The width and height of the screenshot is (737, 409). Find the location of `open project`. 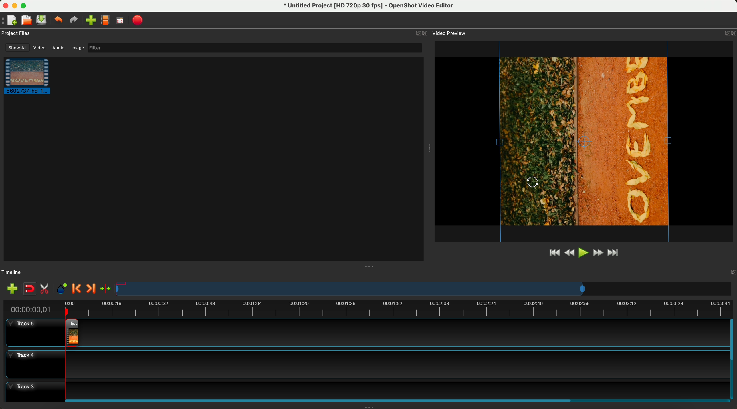

open project is located at coordinates (26, 19).